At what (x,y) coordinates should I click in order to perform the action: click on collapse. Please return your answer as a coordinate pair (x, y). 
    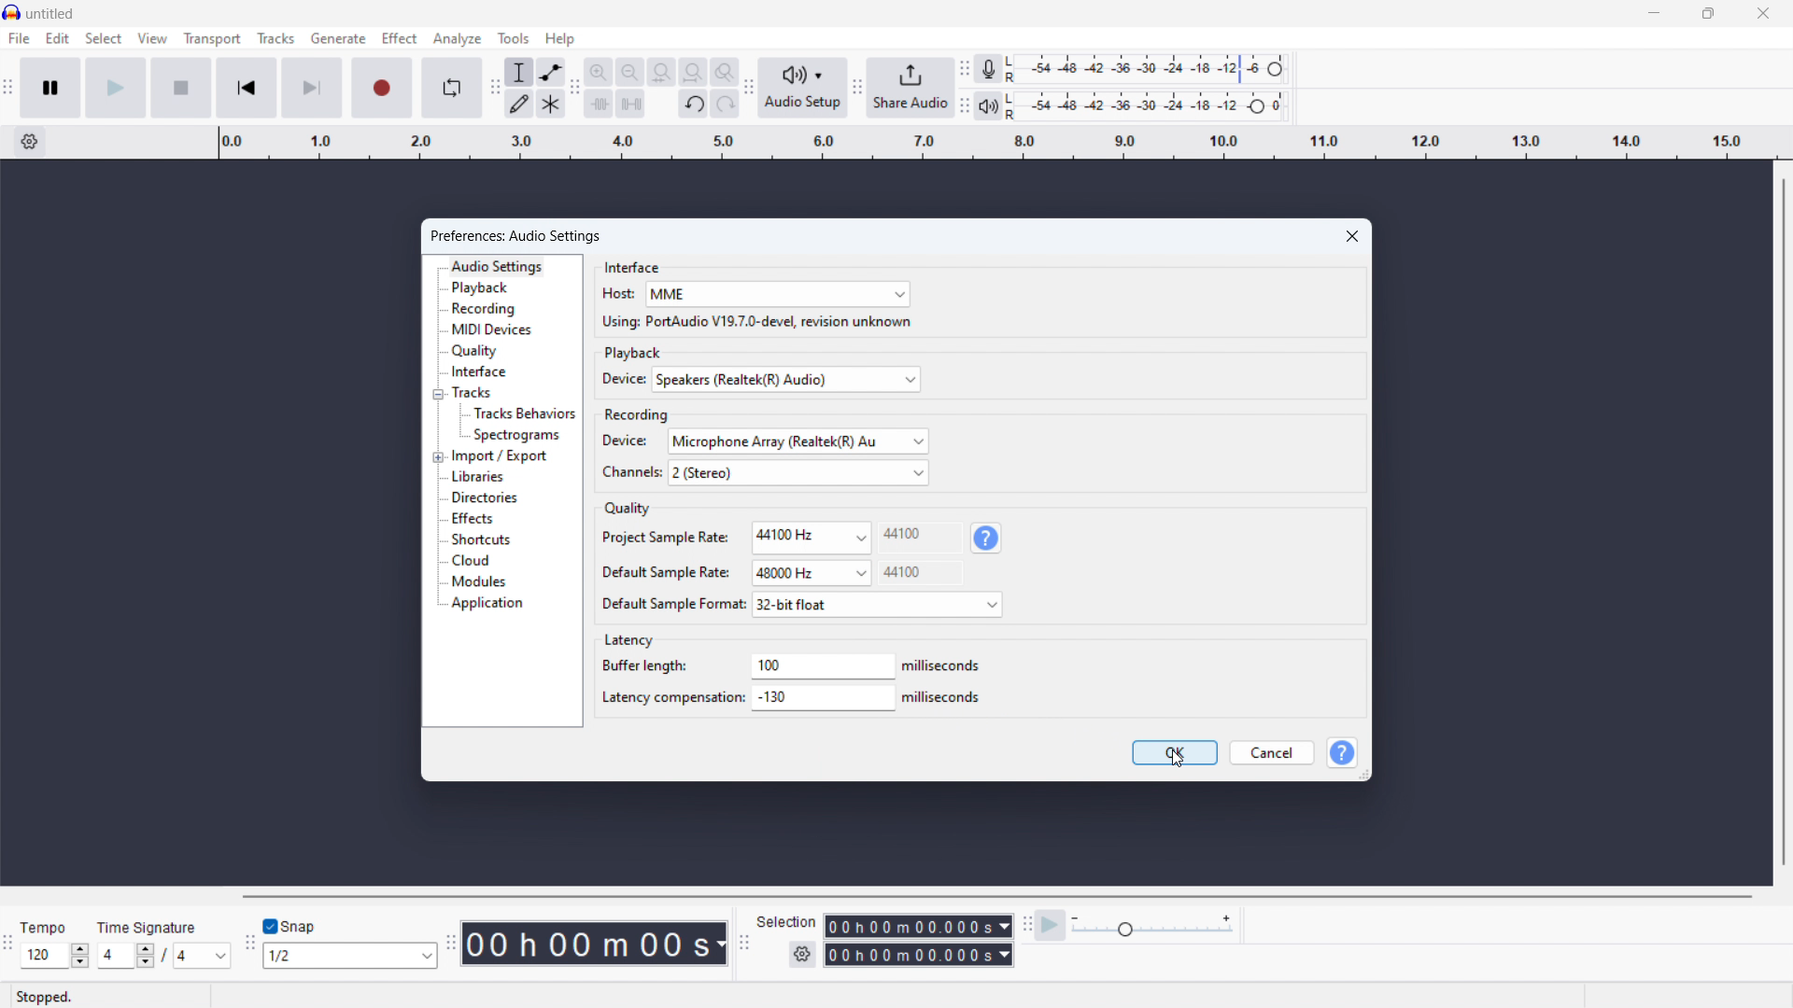
    Looking at the image, I should click on (439, 394).